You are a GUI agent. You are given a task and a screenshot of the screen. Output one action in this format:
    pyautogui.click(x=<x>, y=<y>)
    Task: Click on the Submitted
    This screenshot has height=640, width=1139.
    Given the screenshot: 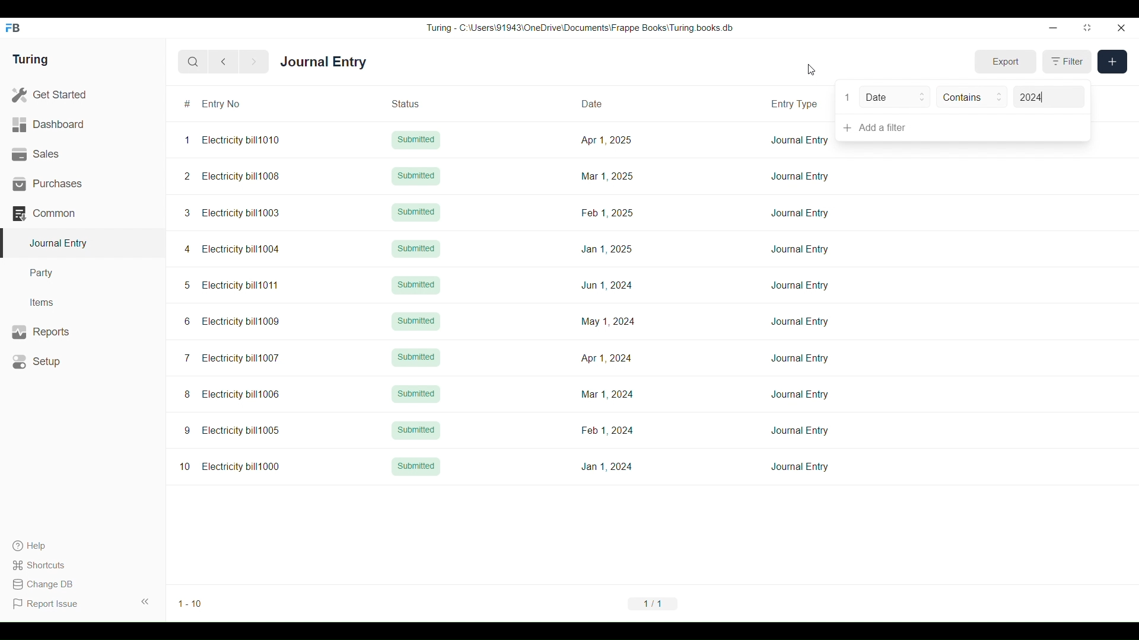 What is the action you would take?
    pyautogui.click(x=416, y=466)
    